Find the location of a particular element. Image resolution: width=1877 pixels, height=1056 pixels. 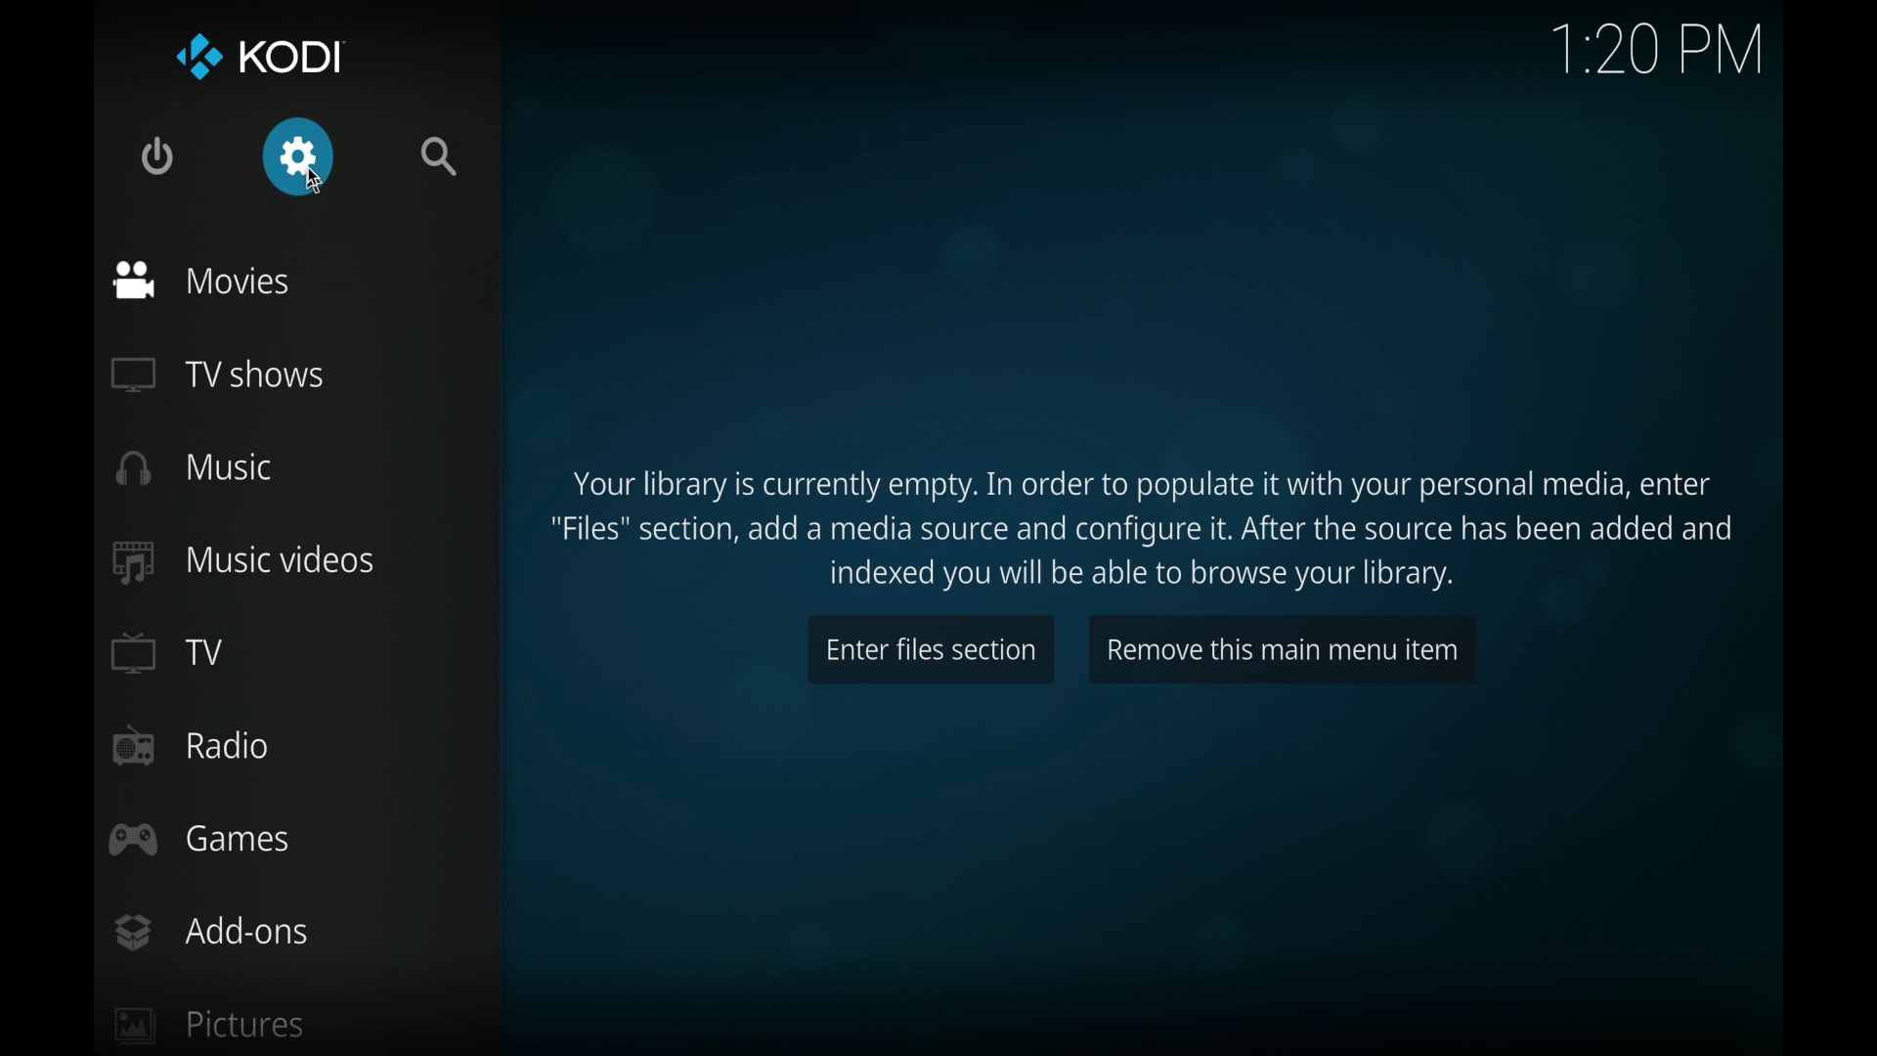

enter files section is located at coordinates (931, 649).